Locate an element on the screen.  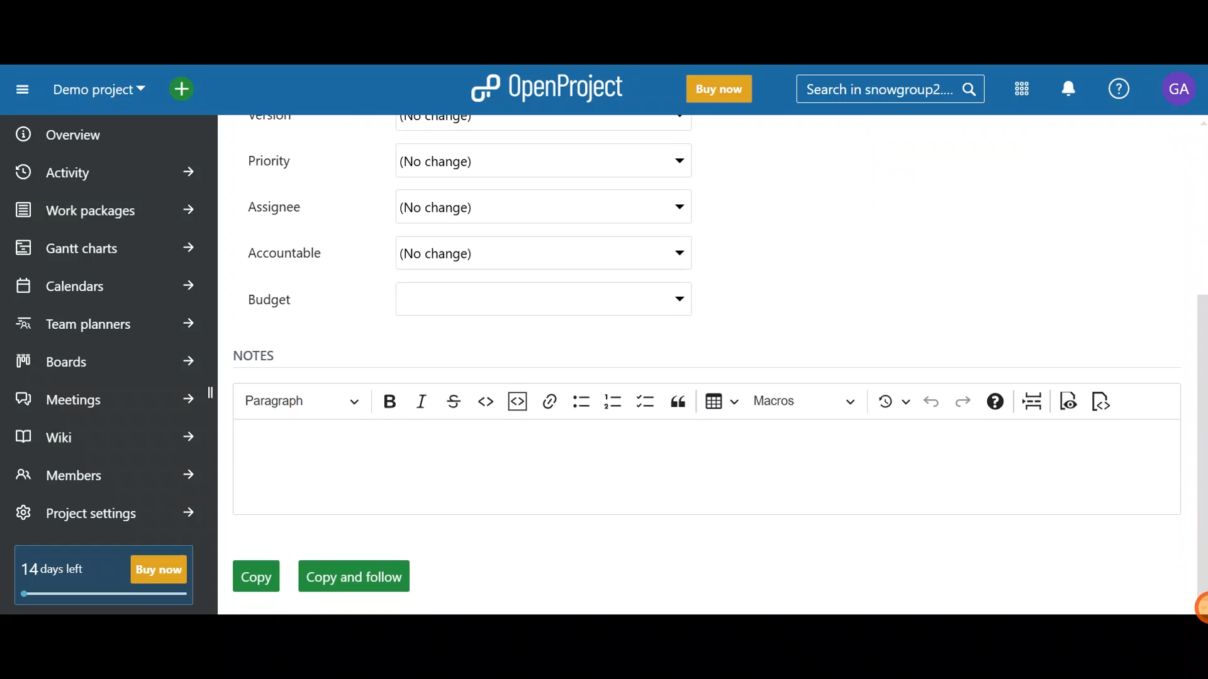
(No change) is located at coordinates (510, 253).